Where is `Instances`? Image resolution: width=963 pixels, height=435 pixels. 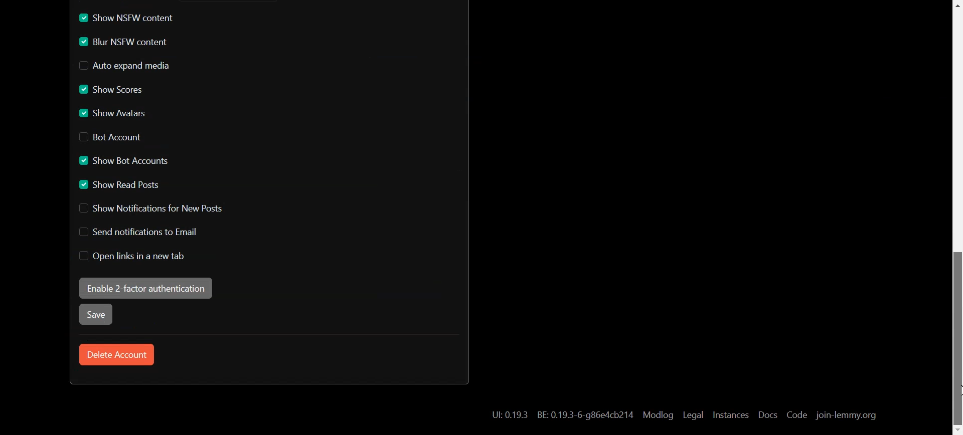 Instances is located at coordinates (731, 415).